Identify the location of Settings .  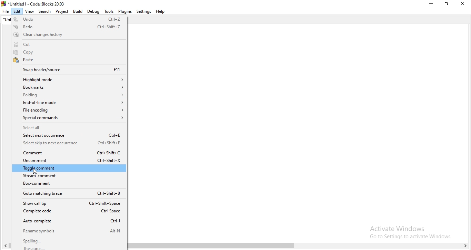
(144, 12).